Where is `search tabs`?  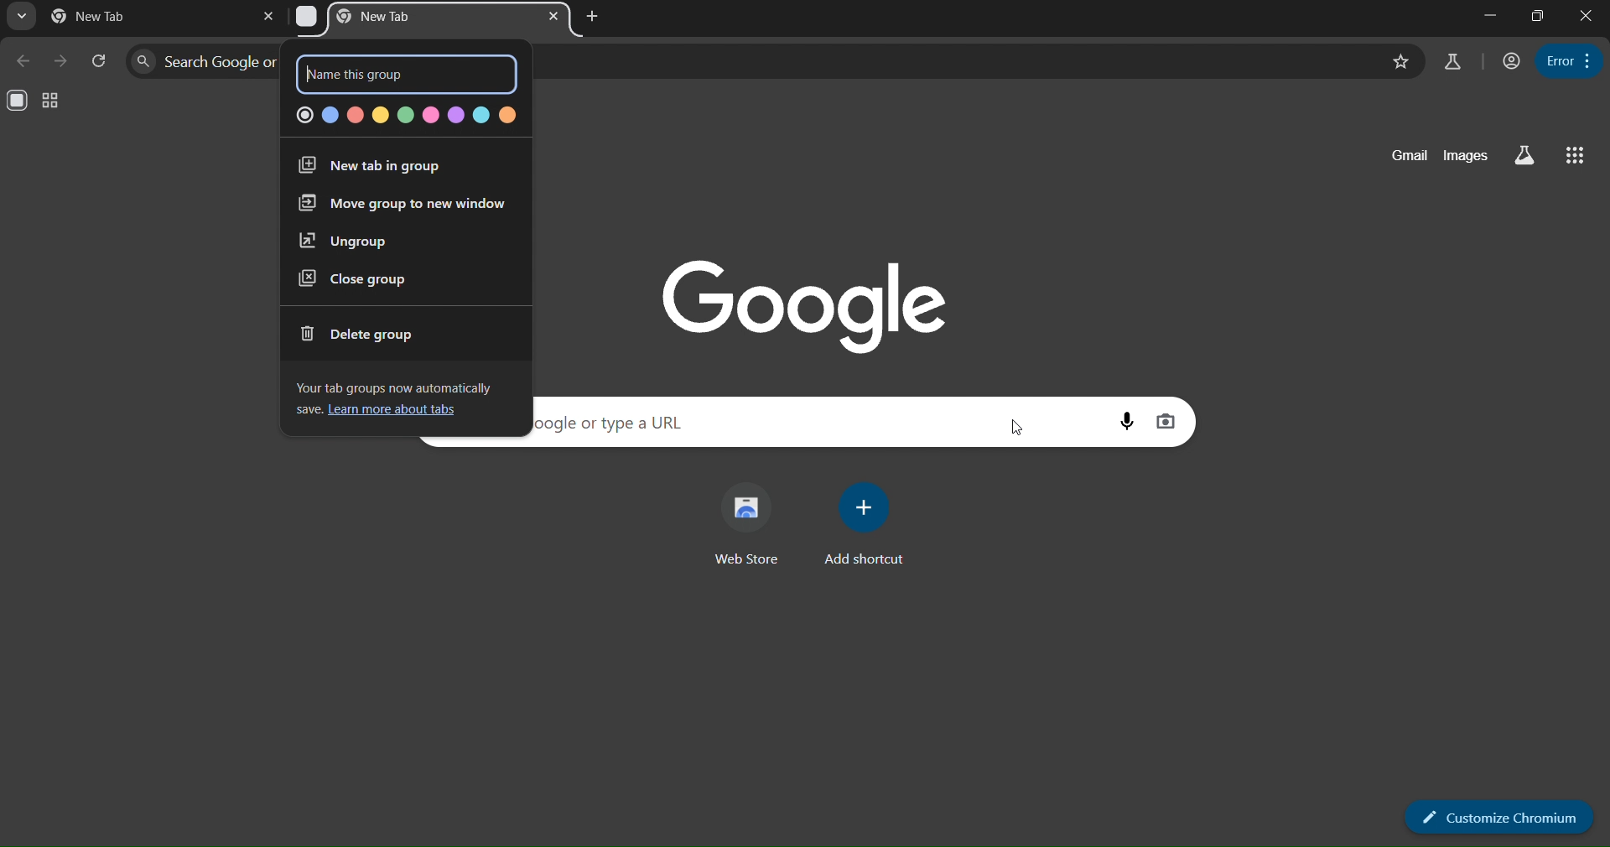
search tabs is located at coordinates (25, 18).